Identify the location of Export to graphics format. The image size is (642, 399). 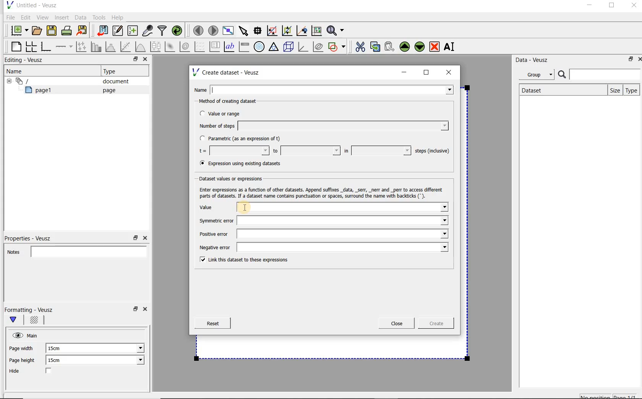
(82, 31).